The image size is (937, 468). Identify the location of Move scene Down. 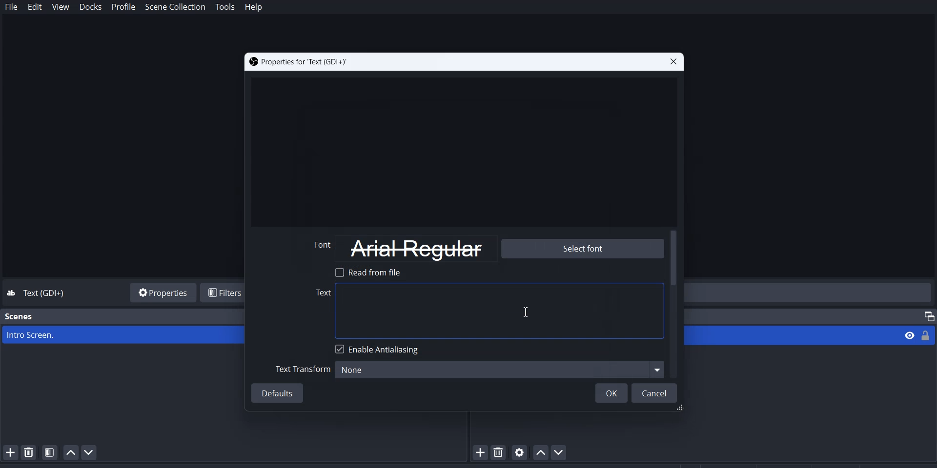
(93, 452).